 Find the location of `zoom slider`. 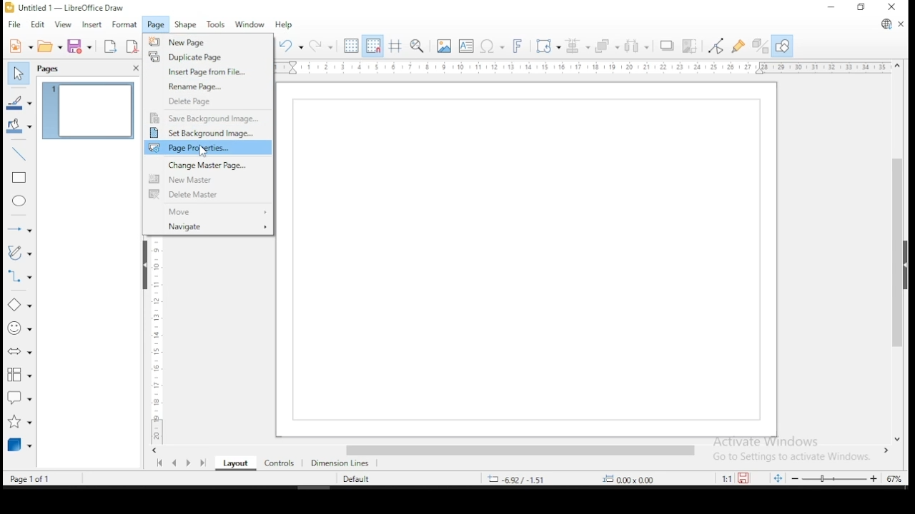

zoom slider is located at coordinates (837, 478).